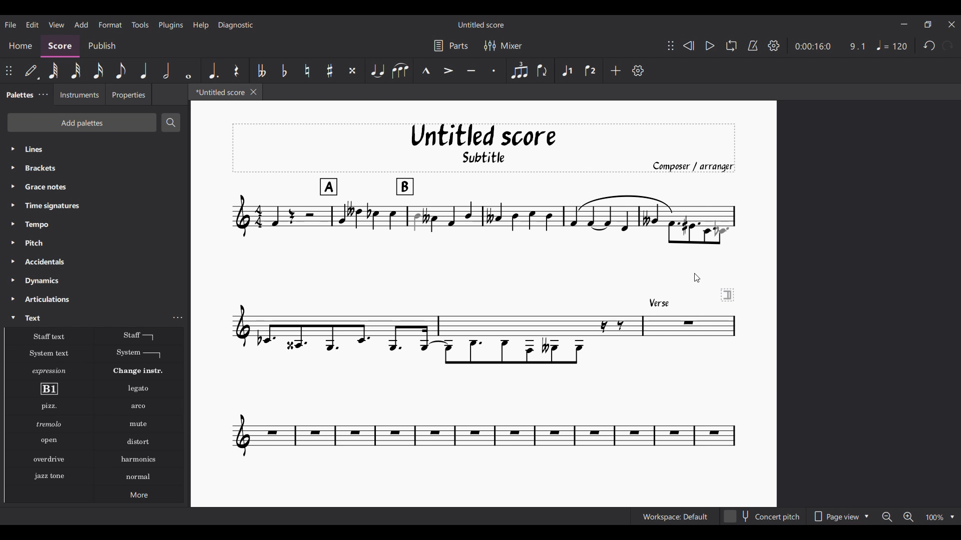  Describe the element at coordinates (102, 46) in the screenshot. I see `Publish section` at that location.